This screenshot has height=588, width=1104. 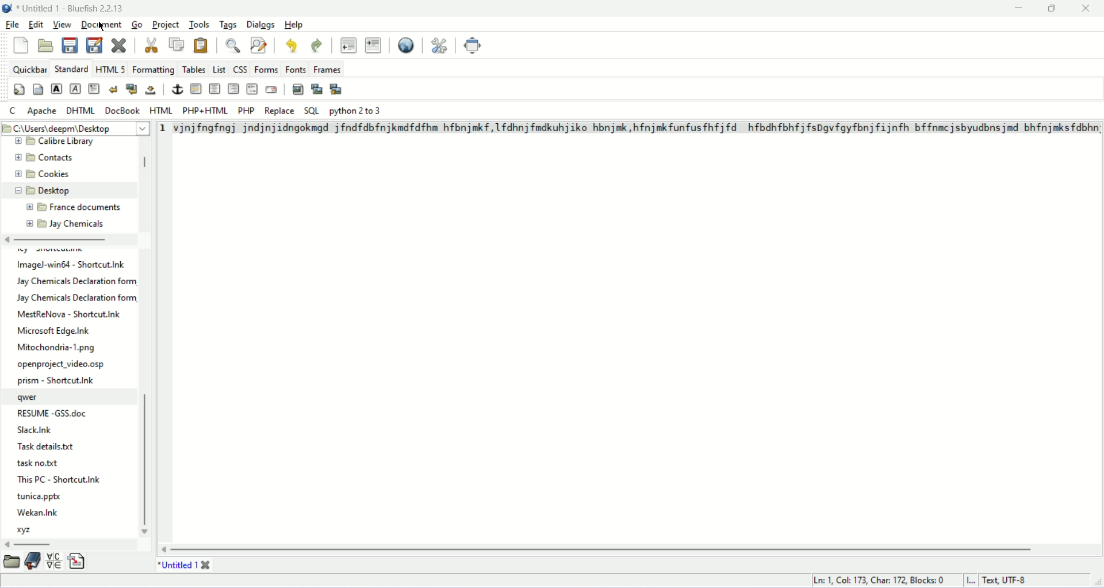 I want to click on forms, so click(x=267, y=69).